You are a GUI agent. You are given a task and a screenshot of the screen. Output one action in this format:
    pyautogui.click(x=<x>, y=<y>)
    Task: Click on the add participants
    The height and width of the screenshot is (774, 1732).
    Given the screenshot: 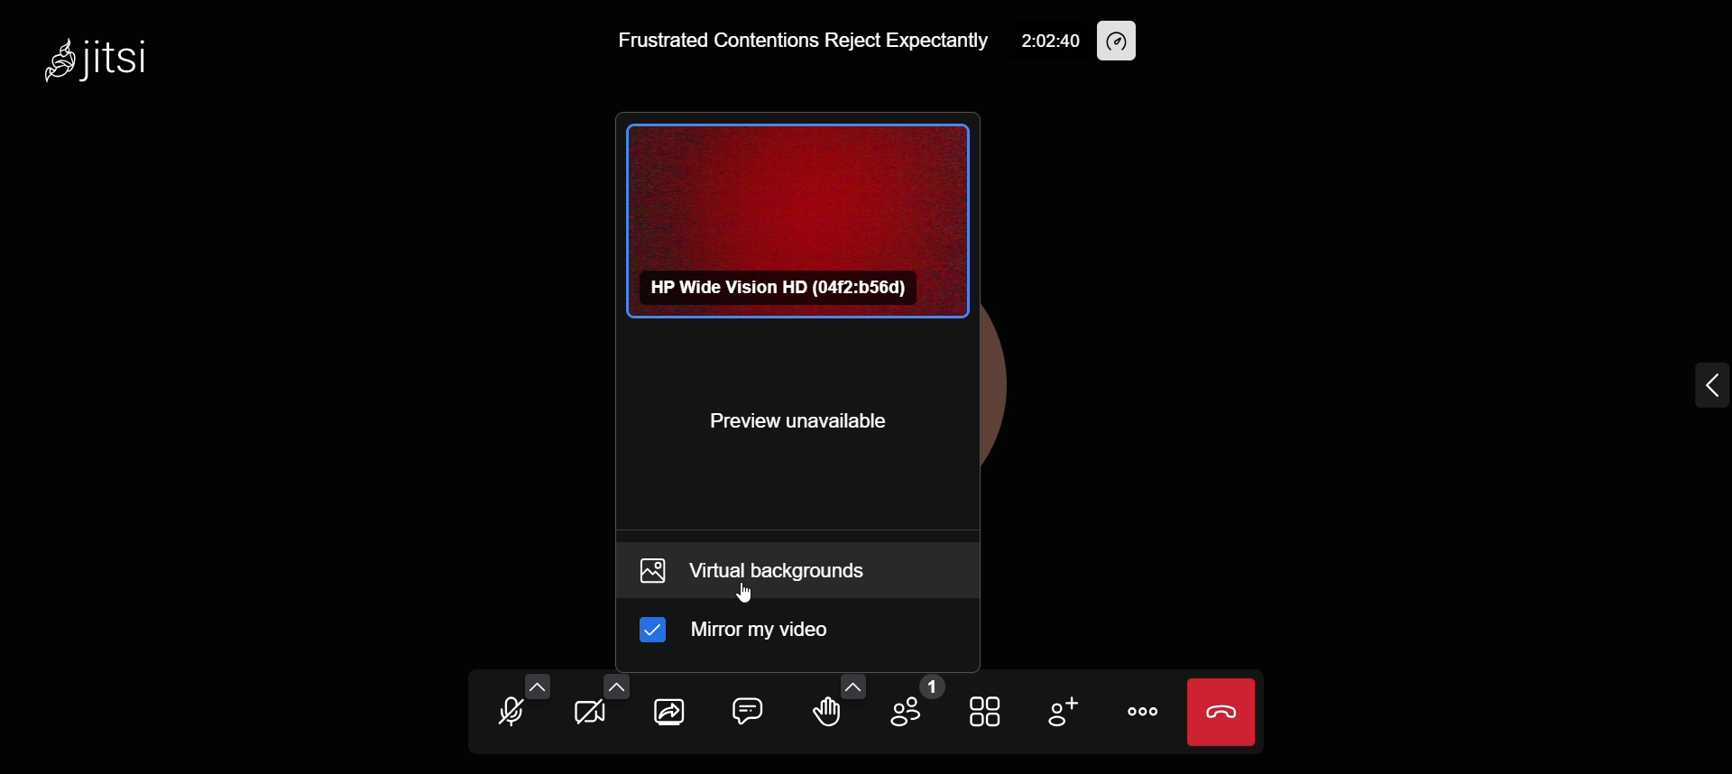 What is the action you would take?
    pyautogui.click(x=1063, y=710)
    